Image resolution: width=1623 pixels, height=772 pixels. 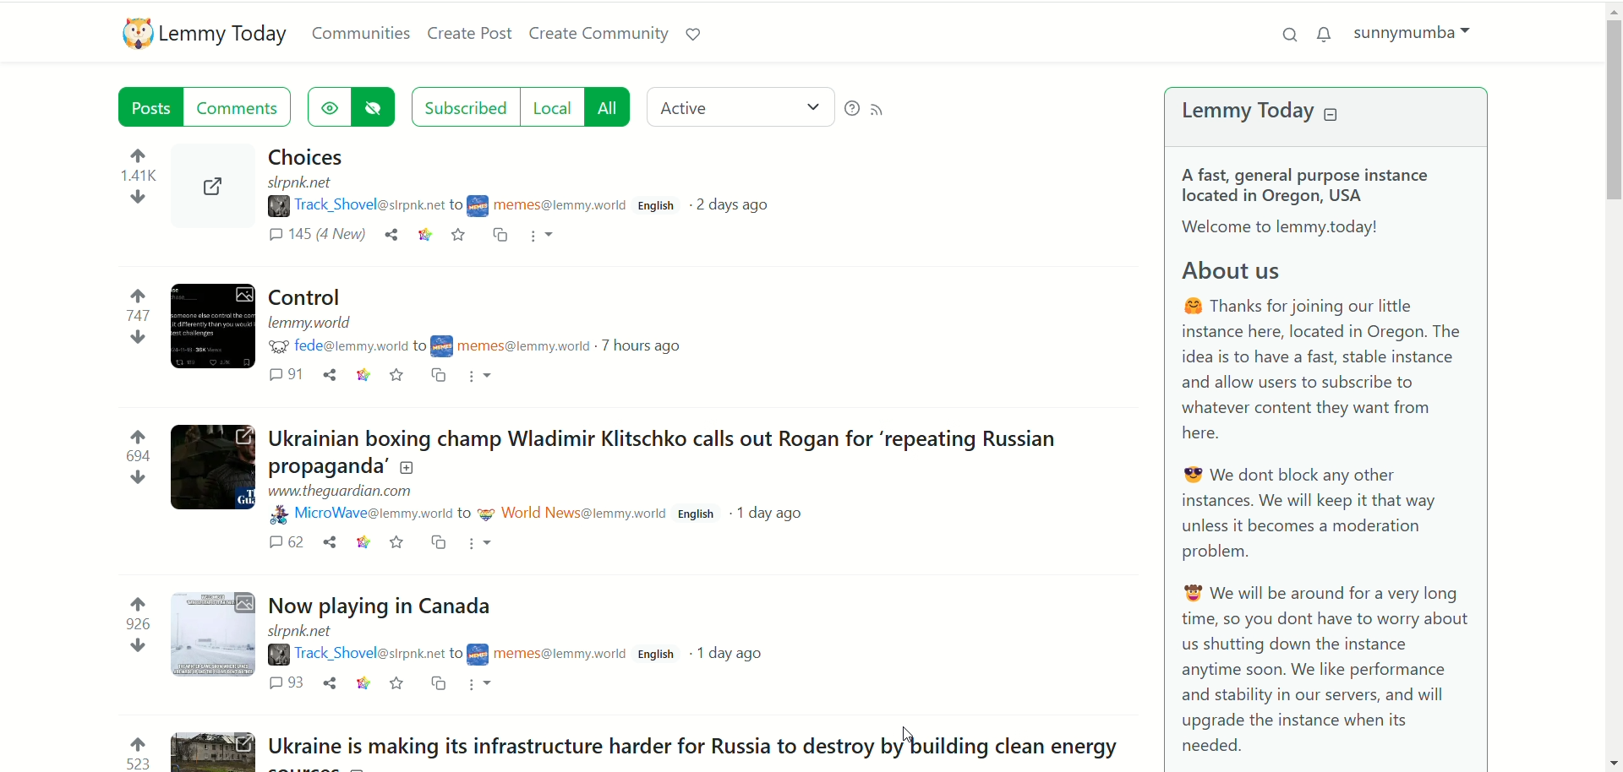 What do you see at coordinates (289, 684) in the screenshot?
I see `comments` at bounding box center [289, 684].